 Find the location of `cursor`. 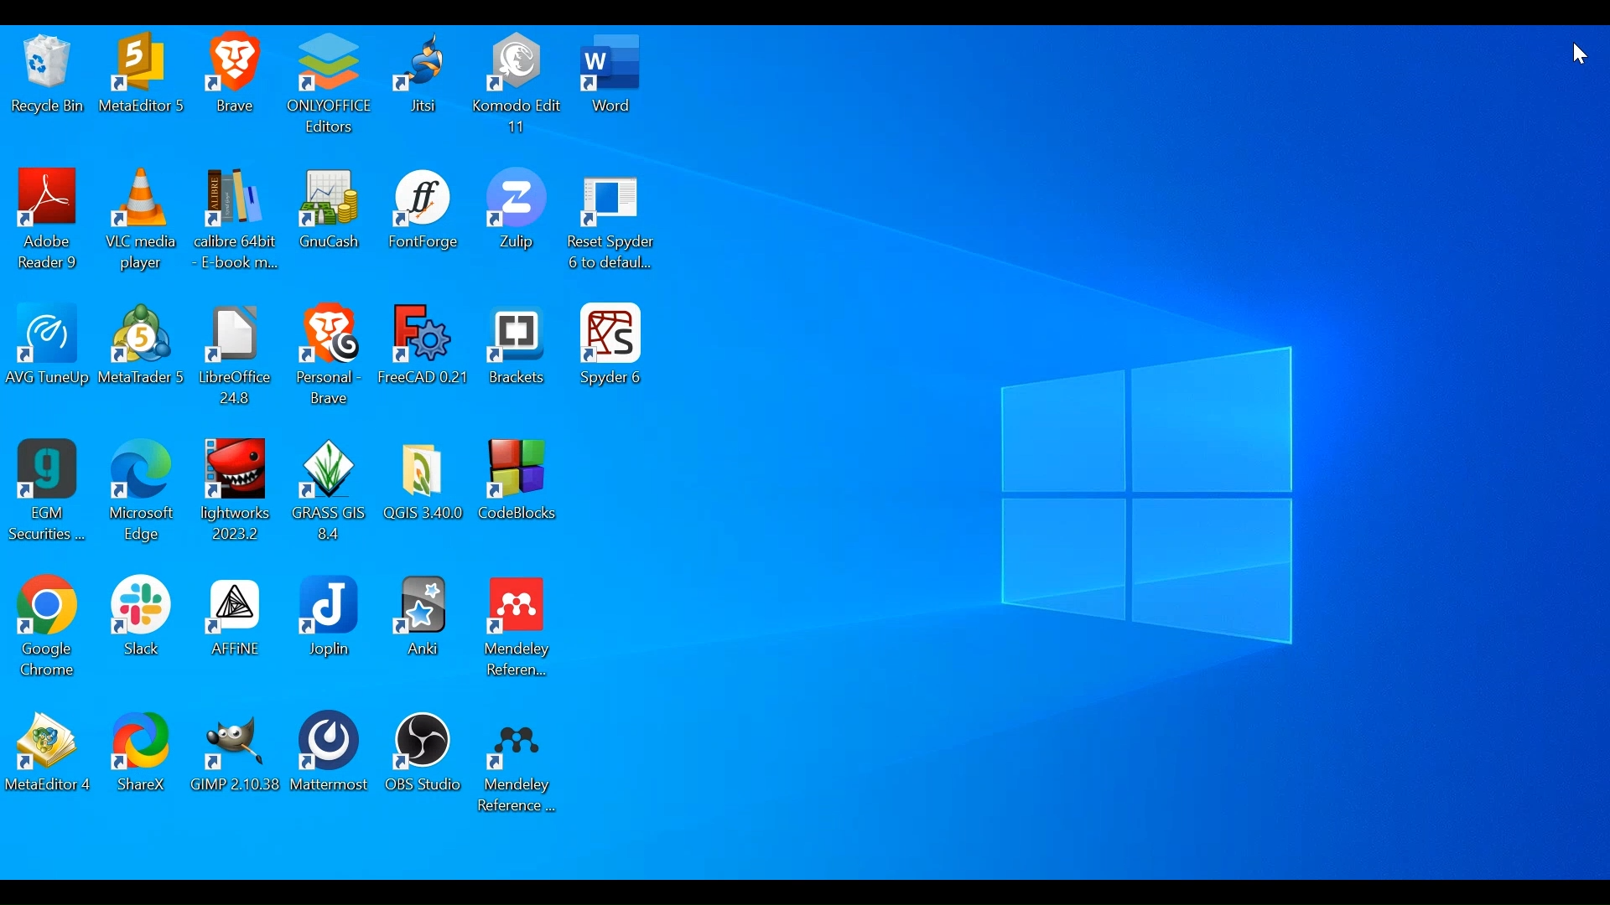

cursor is located at coordinates (1578, 54).